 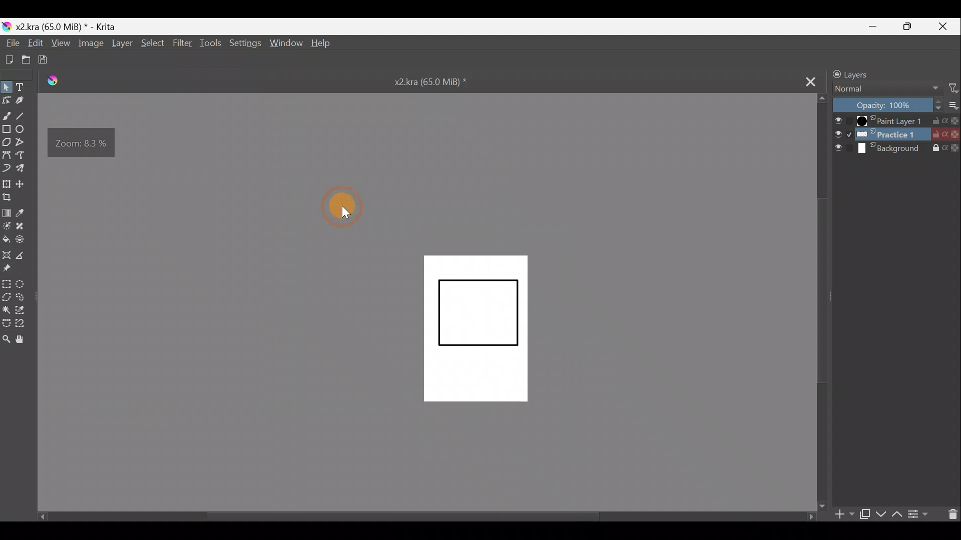 What do you see at coordinates (955, 105) in the screenshot?
I see `More` at bounding box center [955, 105].